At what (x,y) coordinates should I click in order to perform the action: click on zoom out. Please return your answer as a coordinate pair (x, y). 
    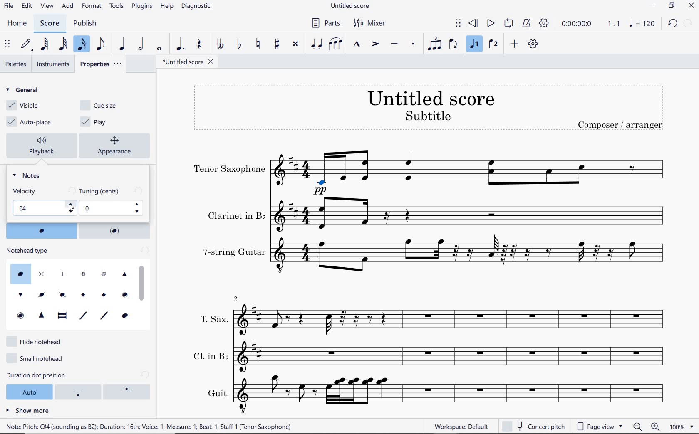
    Looking at the image, I should click on (638, 427).